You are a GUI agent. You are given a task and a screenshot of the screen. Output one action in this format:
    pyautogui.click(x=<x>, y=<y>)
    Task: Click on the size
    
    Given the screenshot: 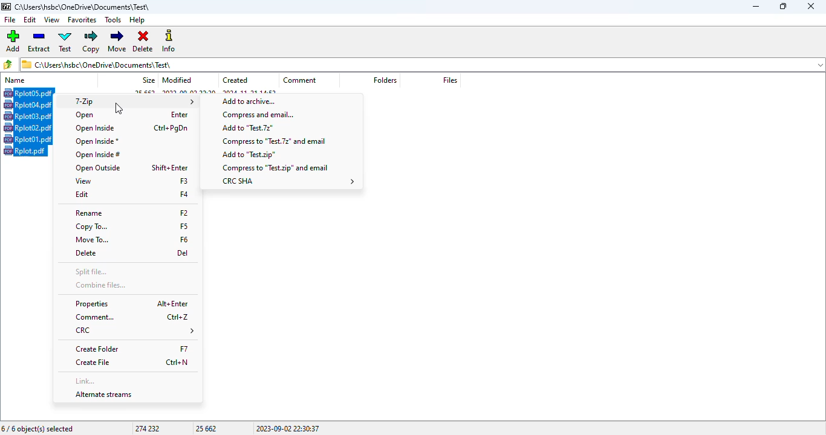 What is the action you would take?
    pyautogui.click(x=149, y=80)
    